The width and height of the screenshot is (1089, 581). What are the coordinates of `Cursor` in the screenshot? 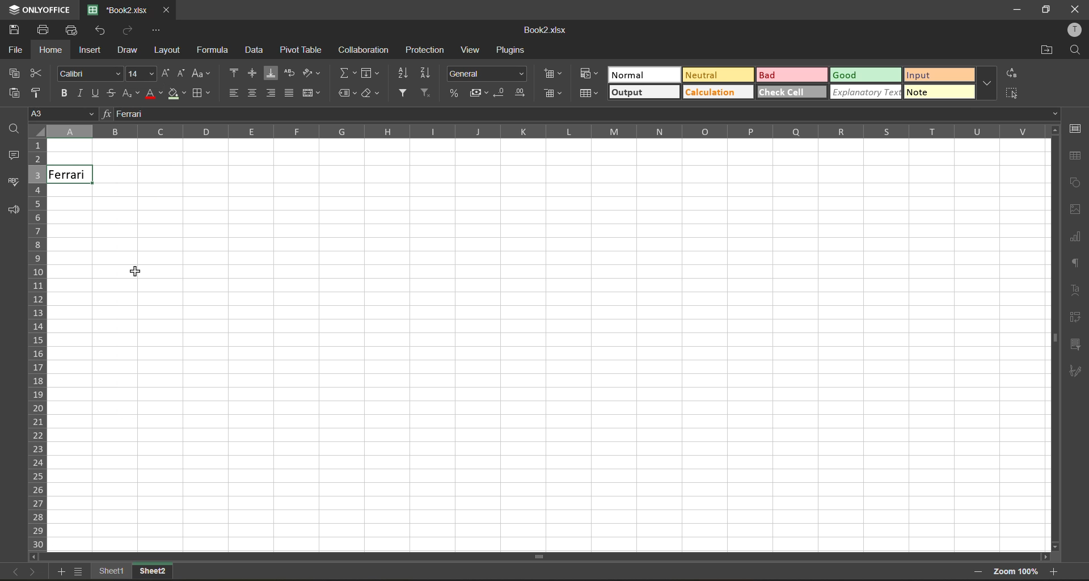 It's located at (138, 274).